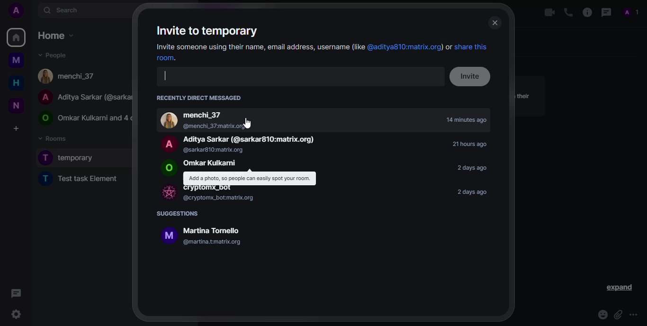 The height and width of the screenshot is (326, 647). Describe the element at coordinates (72, 158) in the screenshot. I see `room created` at that location.